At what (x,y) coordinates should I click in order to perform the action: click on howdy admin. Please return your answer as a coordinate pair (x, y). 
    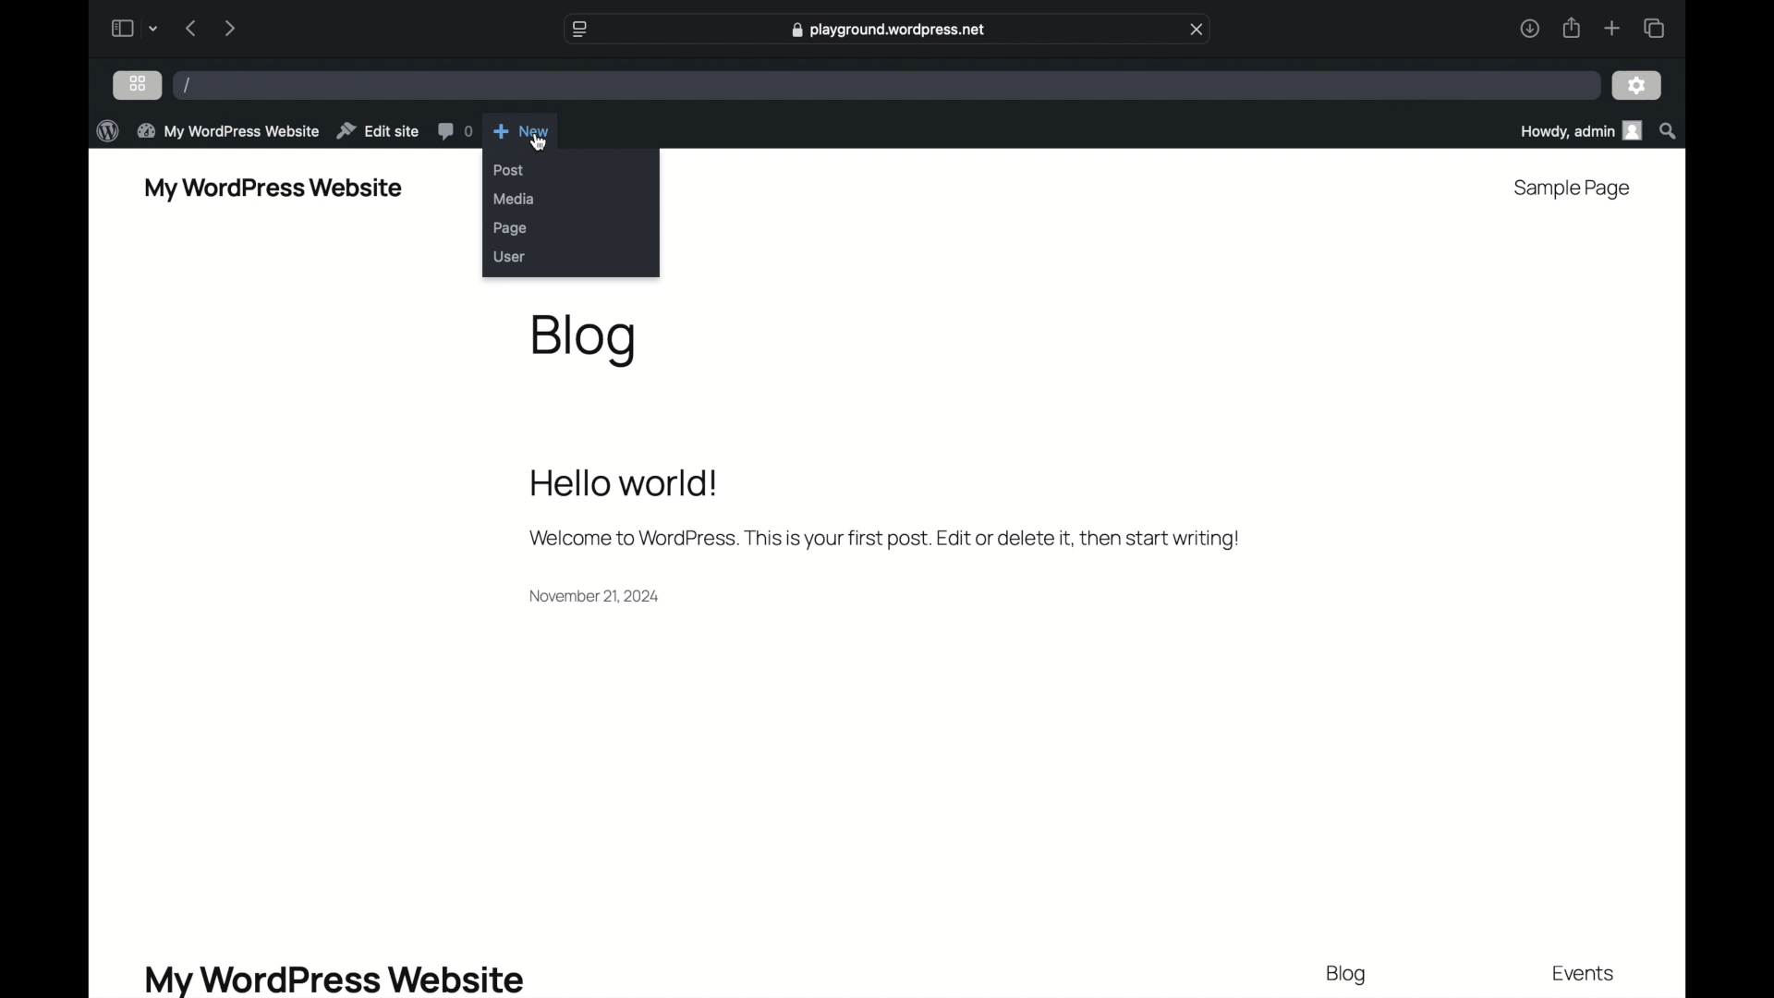
    Looking at the image, I should click on (1579, 130).